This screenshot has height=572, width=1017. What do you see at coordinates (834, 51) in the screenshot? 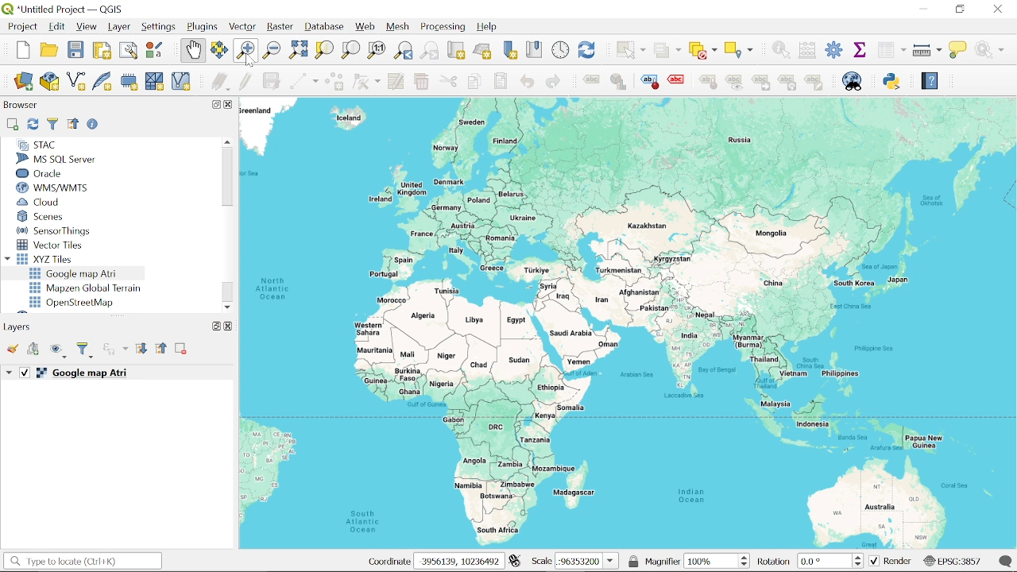
I see `Settings` at bounding box center [834, 51].